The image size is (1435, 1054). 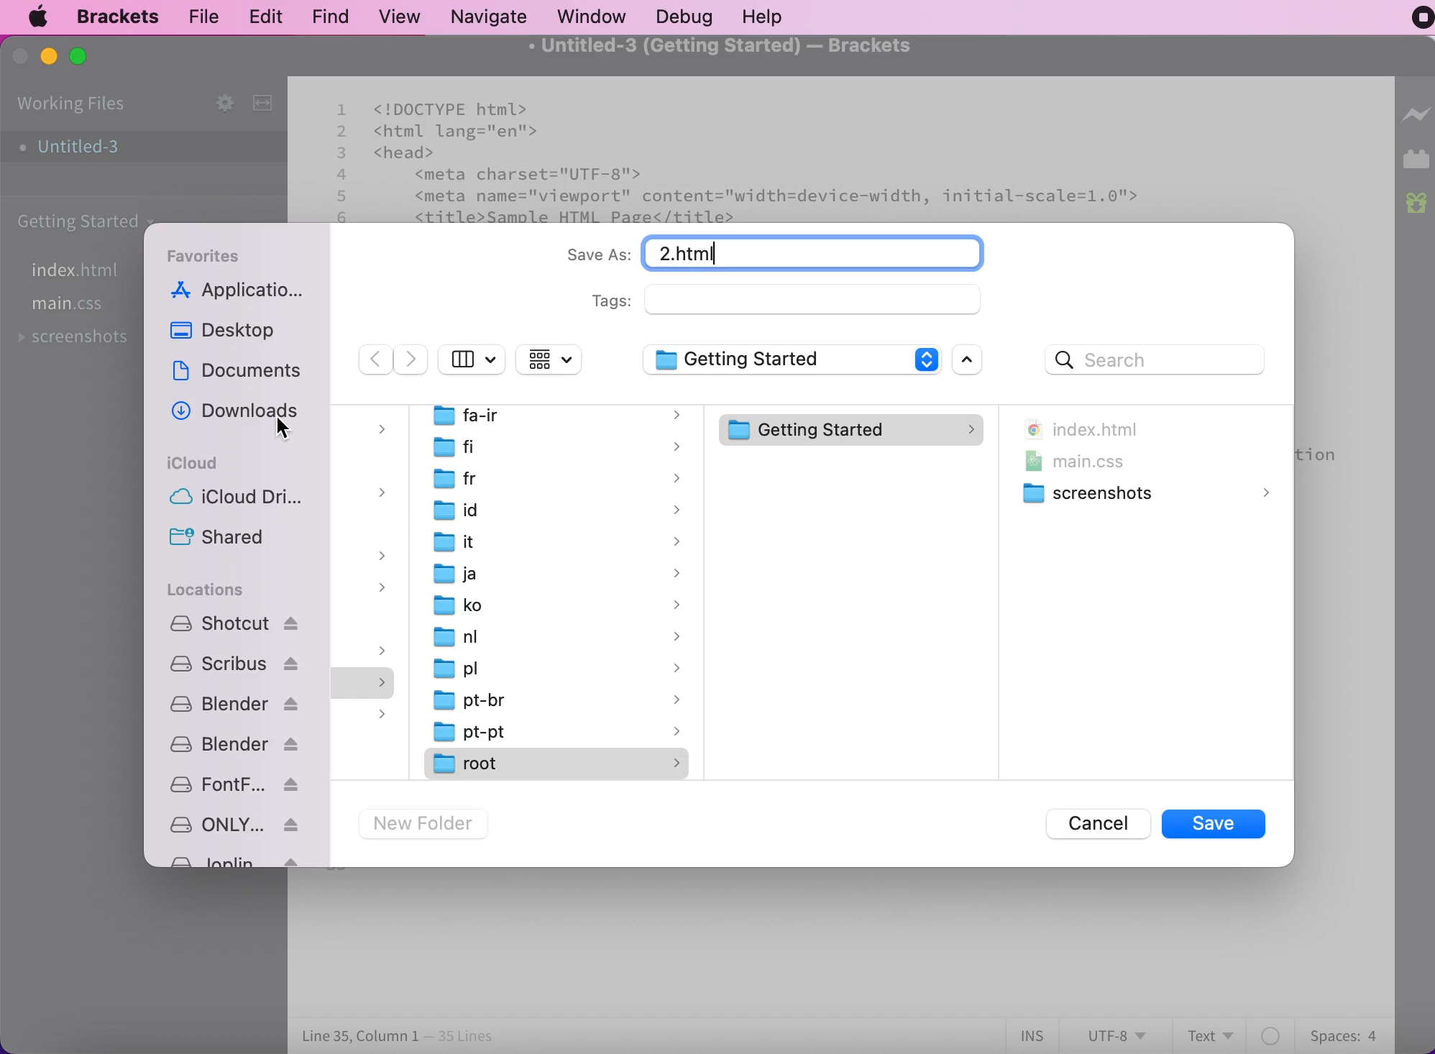 I want to click on pt-pt, so click(x=557, y=730).